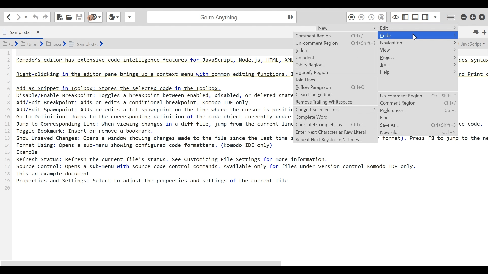 The width and height of the screenshot is (488, 274). Describe the element at coordinates (435, 16) in the screenshot. I see `Show specific sidebar` at that location.